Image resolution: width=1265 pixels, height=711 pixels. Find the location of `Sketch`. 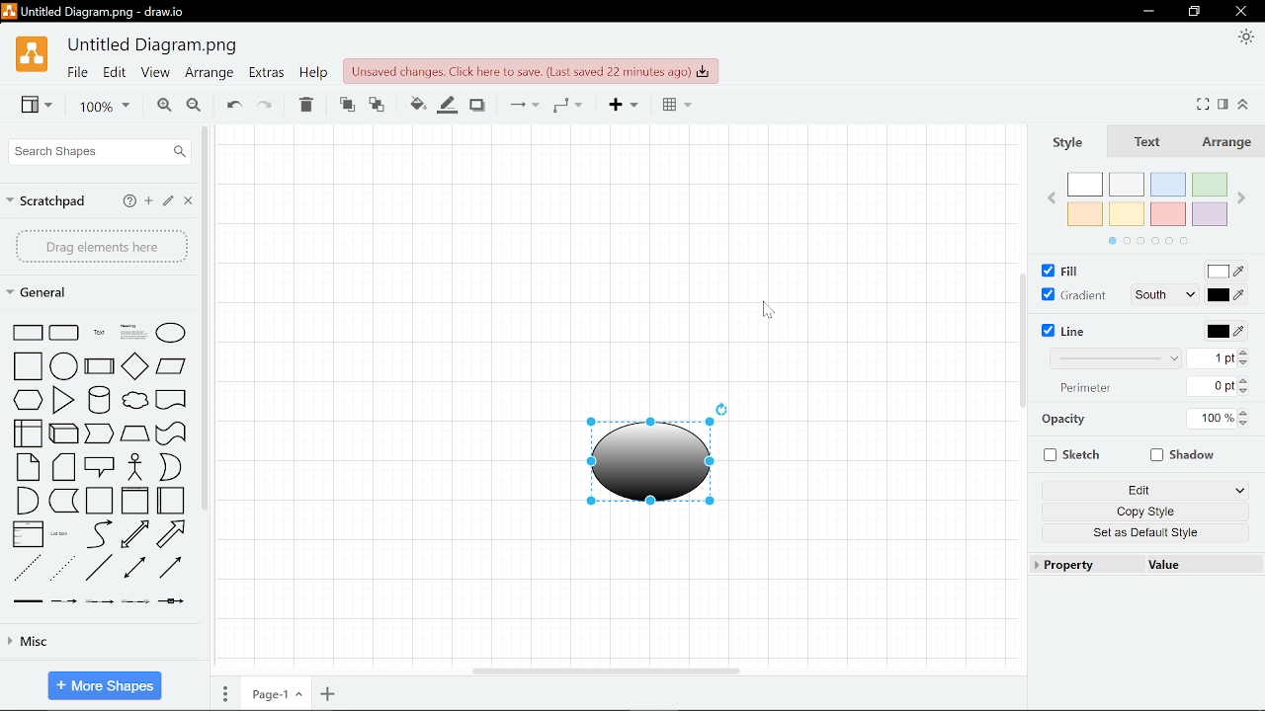

Sketch is located at coordinates (1072, 455).